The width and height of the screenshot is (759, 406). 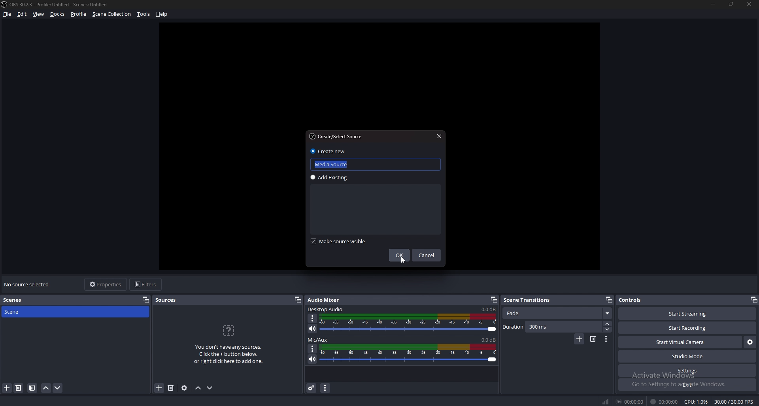 I want to click on Docks, so click(x=59, y=14).